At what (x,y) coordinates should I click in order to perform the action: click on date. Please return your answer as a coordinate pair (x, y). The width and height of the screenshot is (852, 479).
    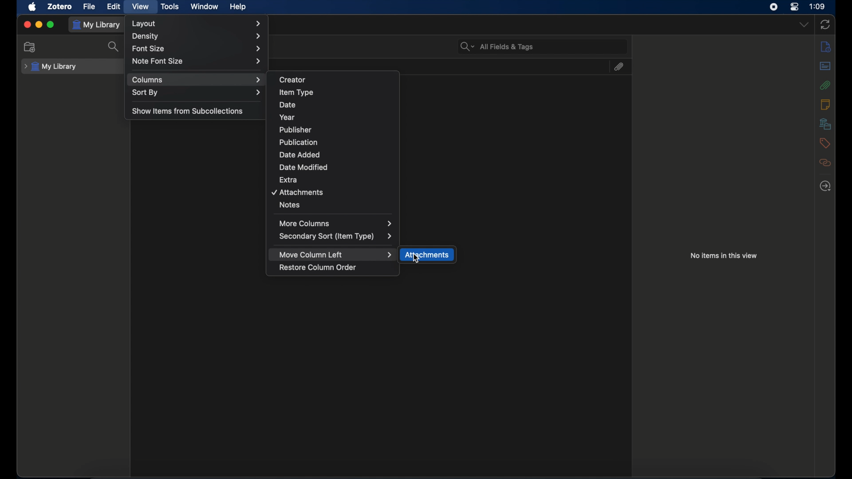
    Looking at the image, I should click on (288, 105).